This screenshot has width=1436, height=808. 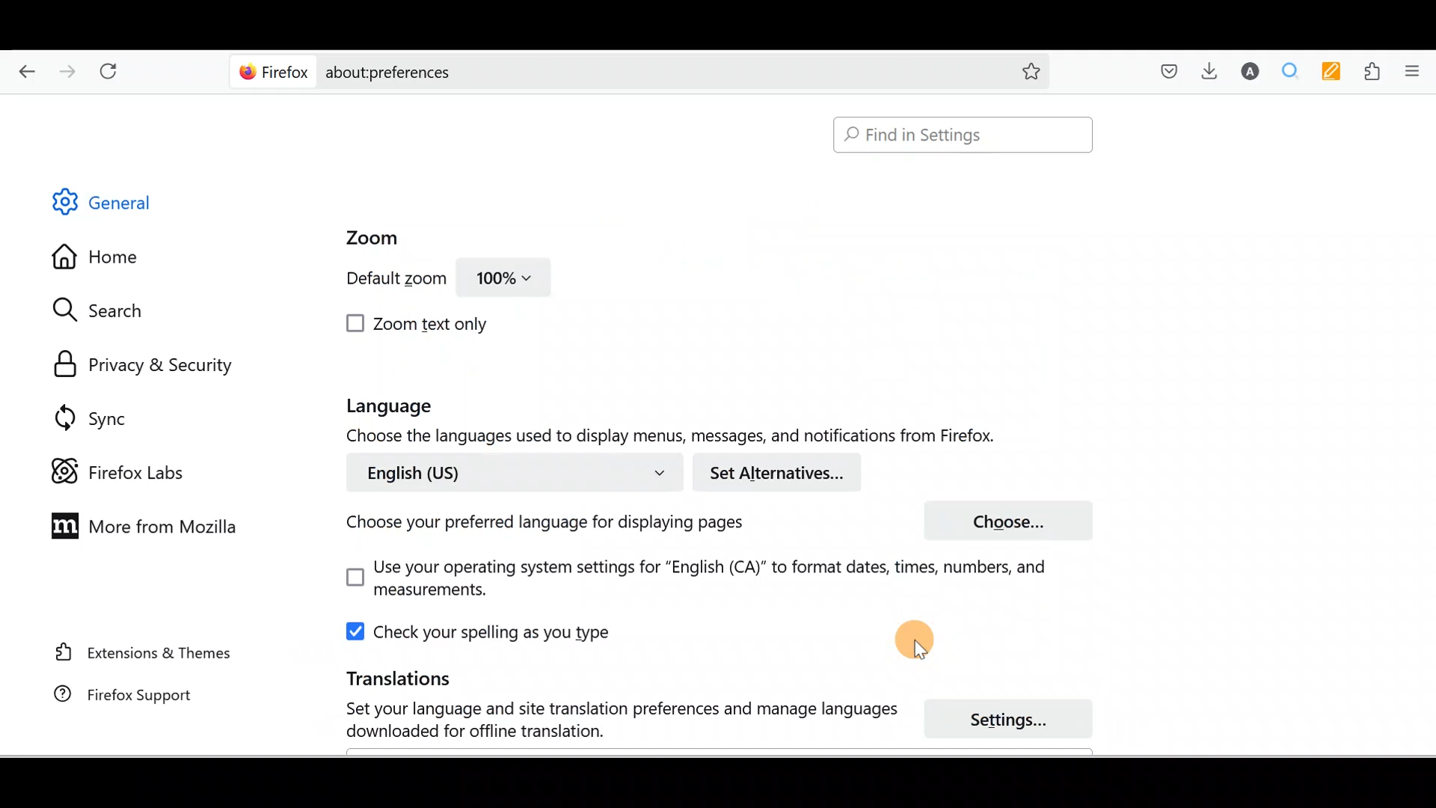 What do you see at coordinates (420, 324) in the screenshot?
I see `Zoom text only` at bounding box center [420, 324].